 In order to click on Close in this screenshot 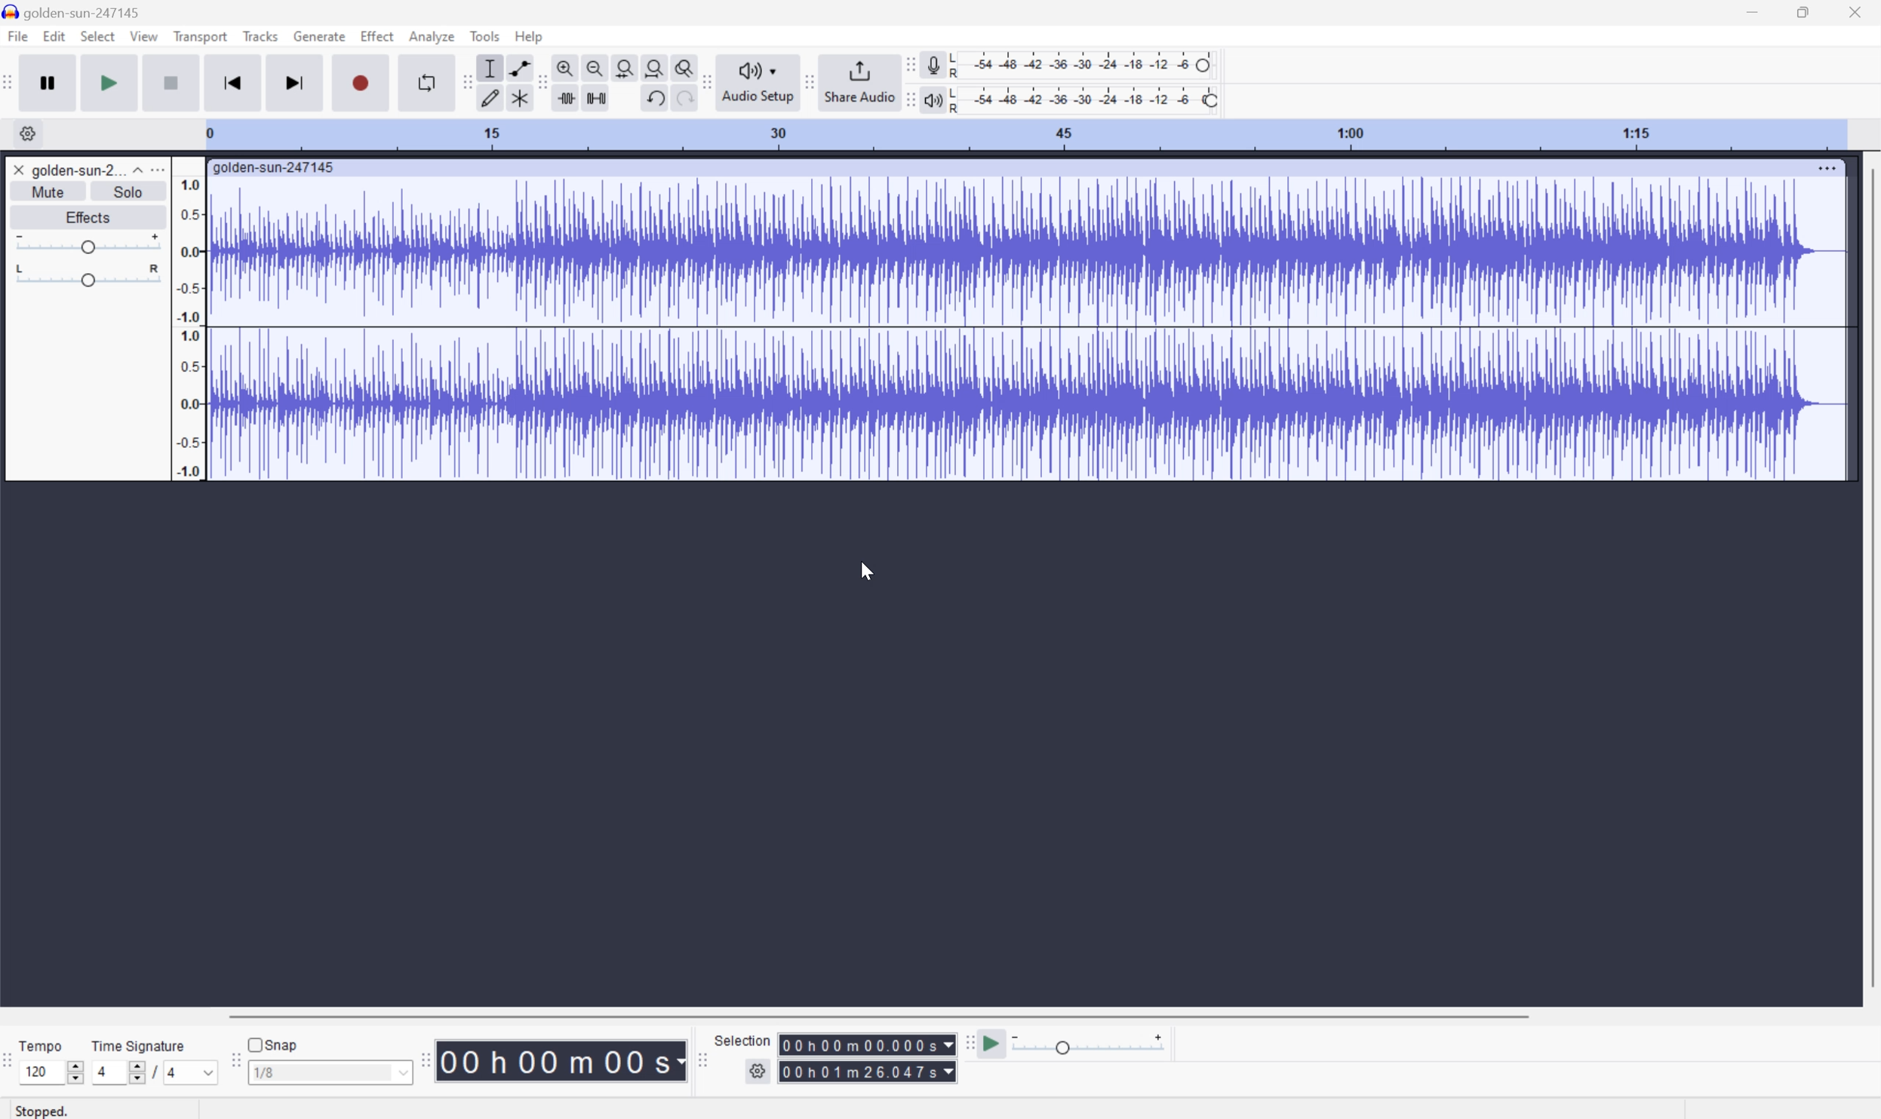, I will do `click(1855, 11)`.